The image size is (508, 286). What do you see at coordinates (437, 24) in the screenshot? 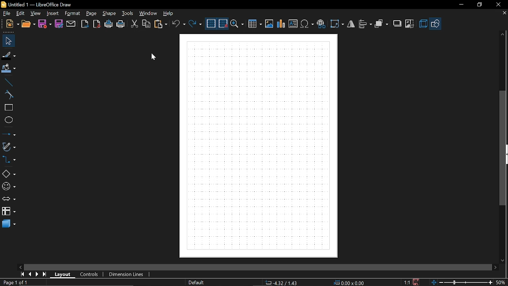
I see `basic shapes` at bounding box center [437, 24].